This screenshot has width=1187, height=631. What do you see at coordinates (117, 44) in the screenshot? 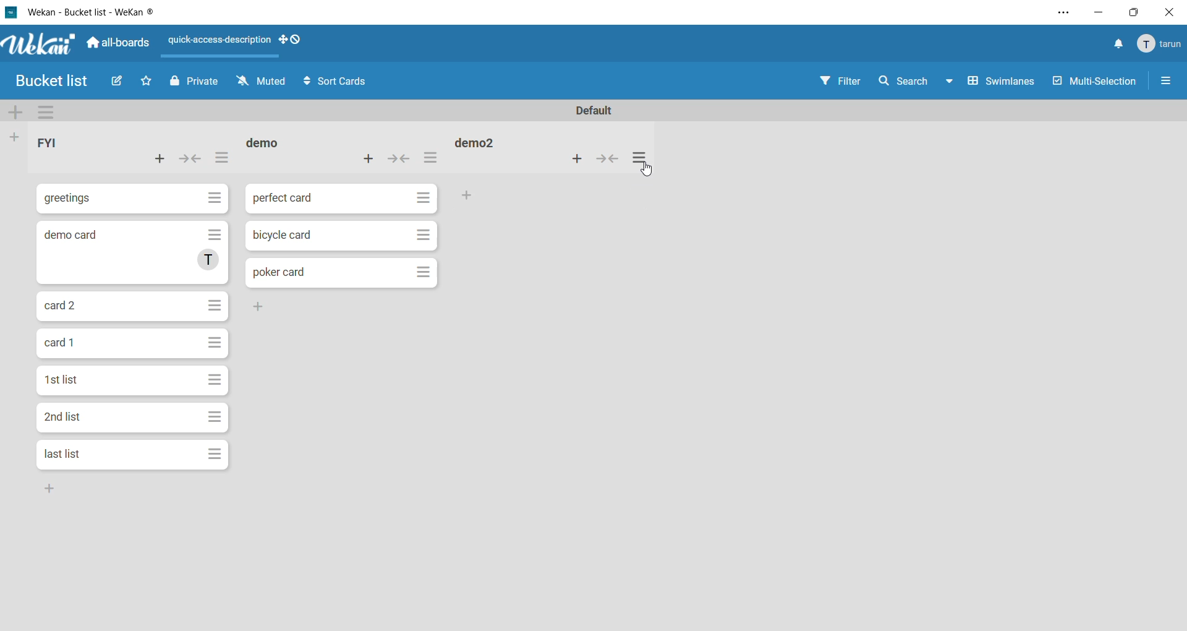
I see `all boards` at bounding box center [117, 44].